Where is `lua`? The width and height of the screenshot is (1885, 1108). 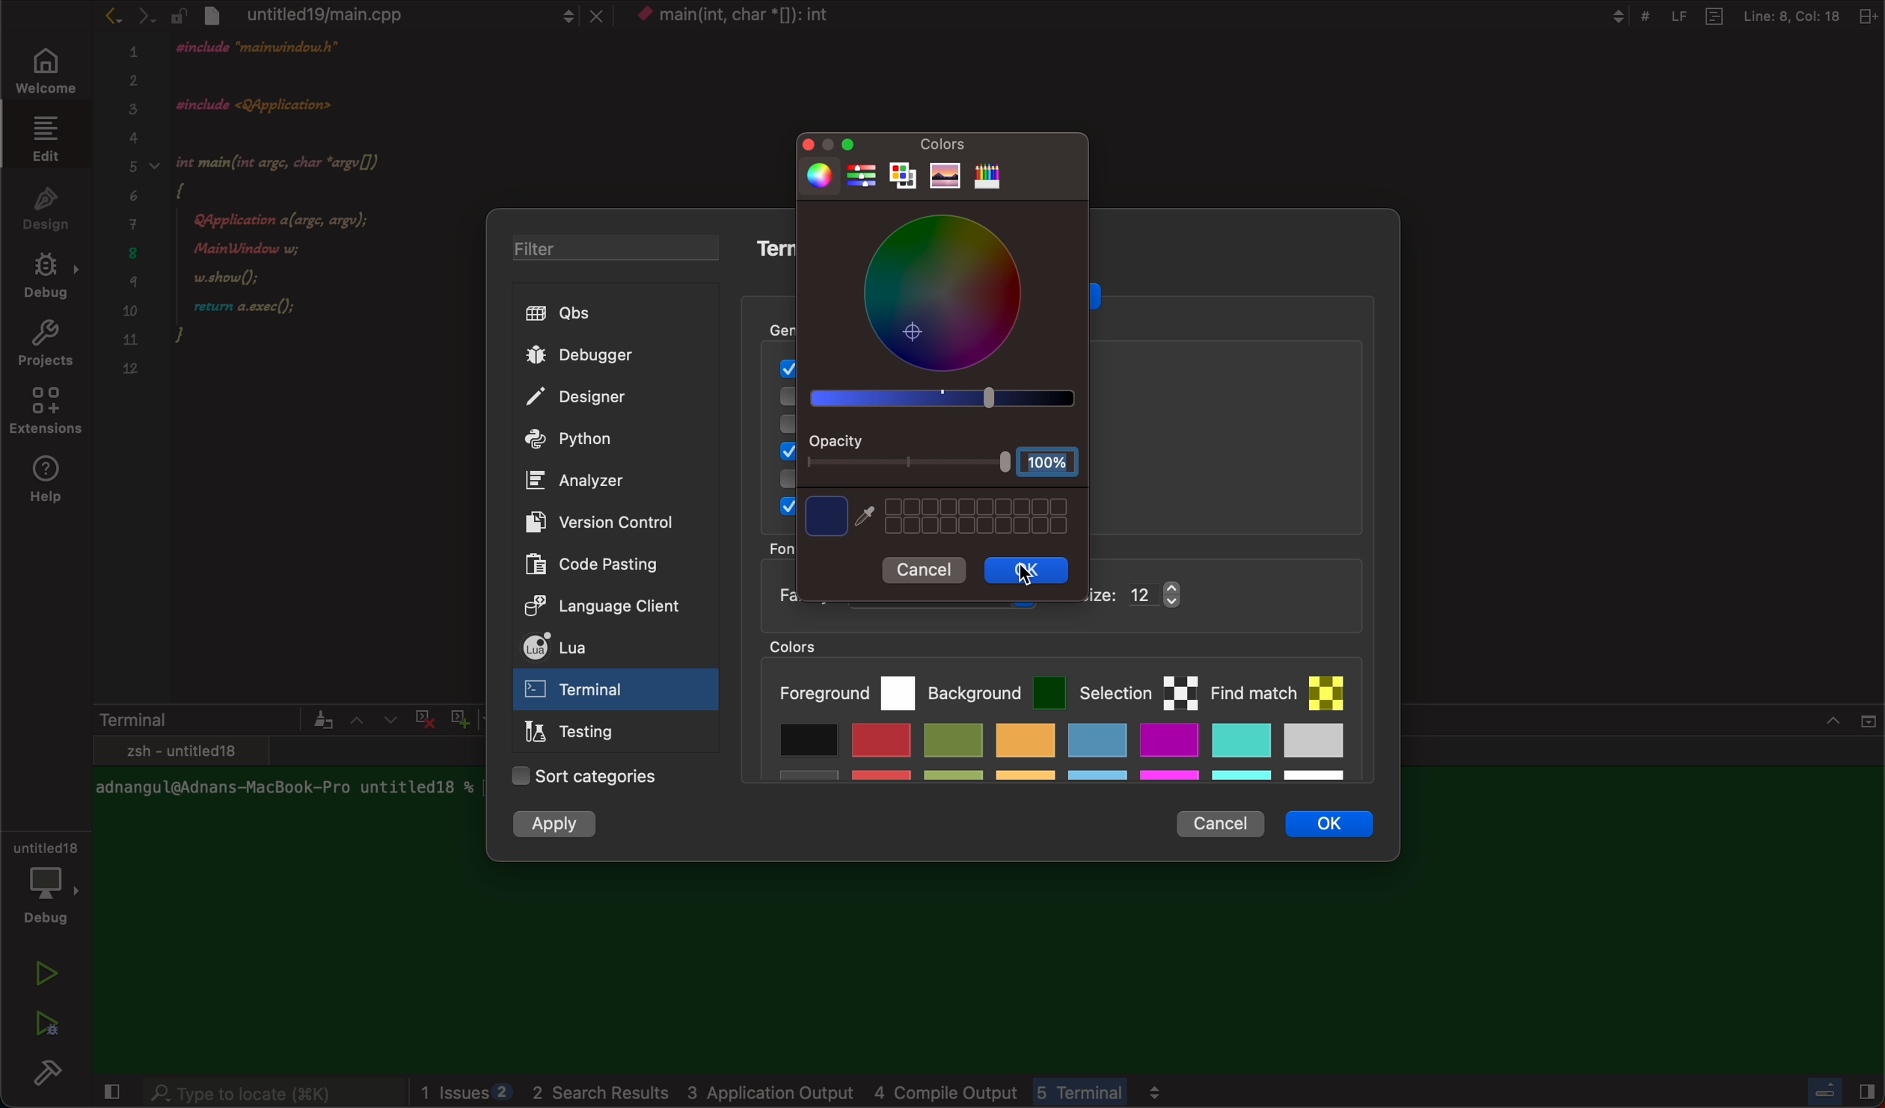 lua is located at coordinates (596, 650).